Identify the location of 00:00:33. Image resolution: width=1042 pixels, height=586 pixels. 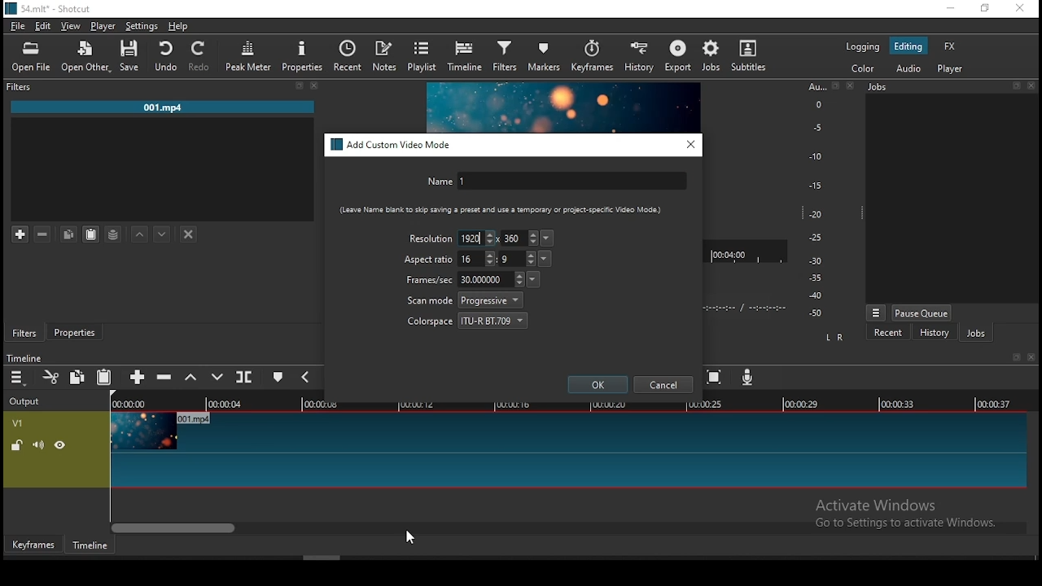
(898, 403).